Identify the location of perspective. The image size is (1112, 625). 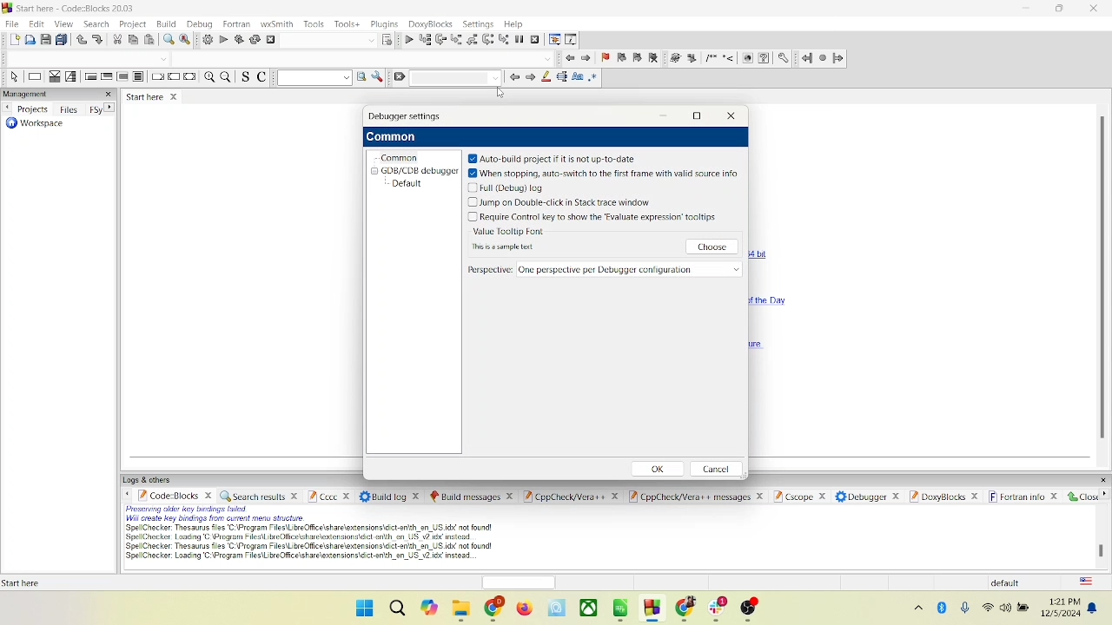
(603, 270).